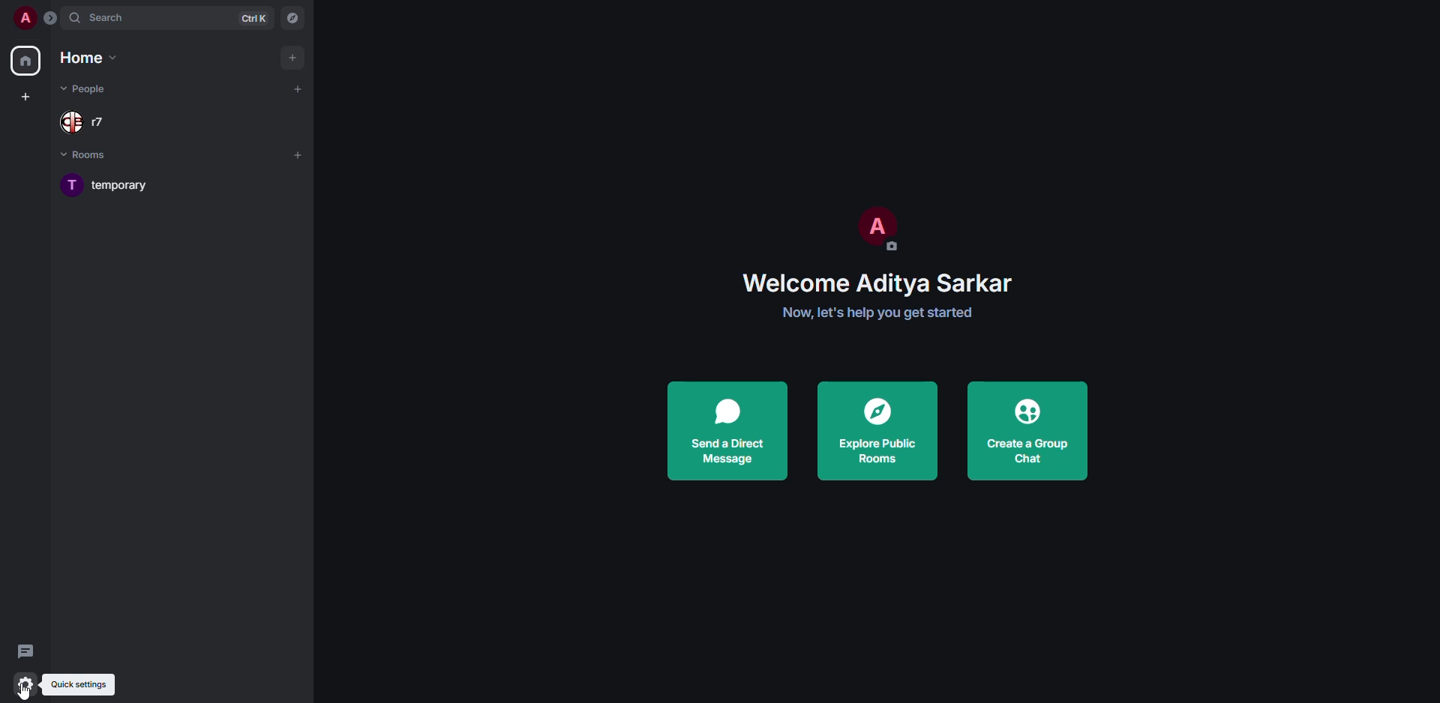 Image resolution: width=1440 pixels, height=703 pixels. What do you see at coordinates (1027, 432) in the screenshot?
I see `create a group chat` at bounding box center [1027, 432].